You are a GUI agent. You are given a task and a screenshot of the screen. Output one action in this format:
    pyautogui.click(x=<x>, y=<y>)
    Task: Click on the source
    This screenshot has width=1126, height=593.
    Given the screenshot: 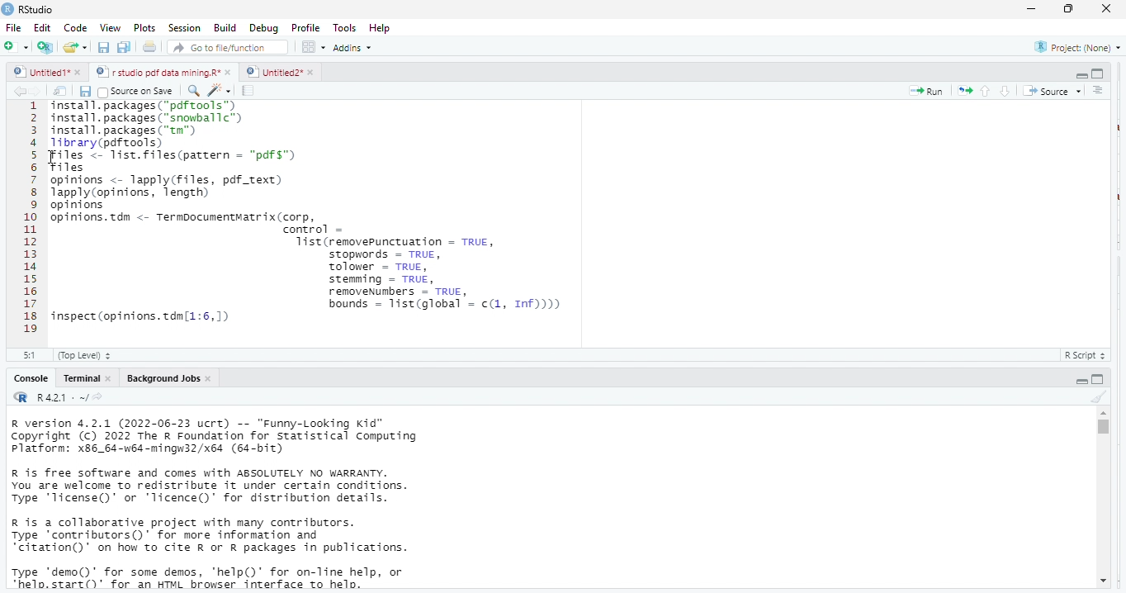 What is the action you would take?
    pyautogui.click(x=1050, y=91)
    